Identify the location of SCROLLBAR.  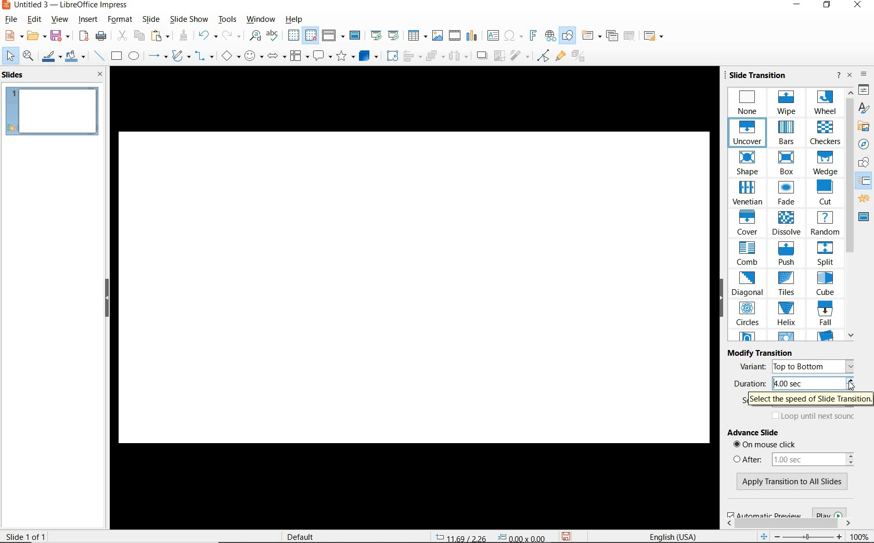
(712, 292).